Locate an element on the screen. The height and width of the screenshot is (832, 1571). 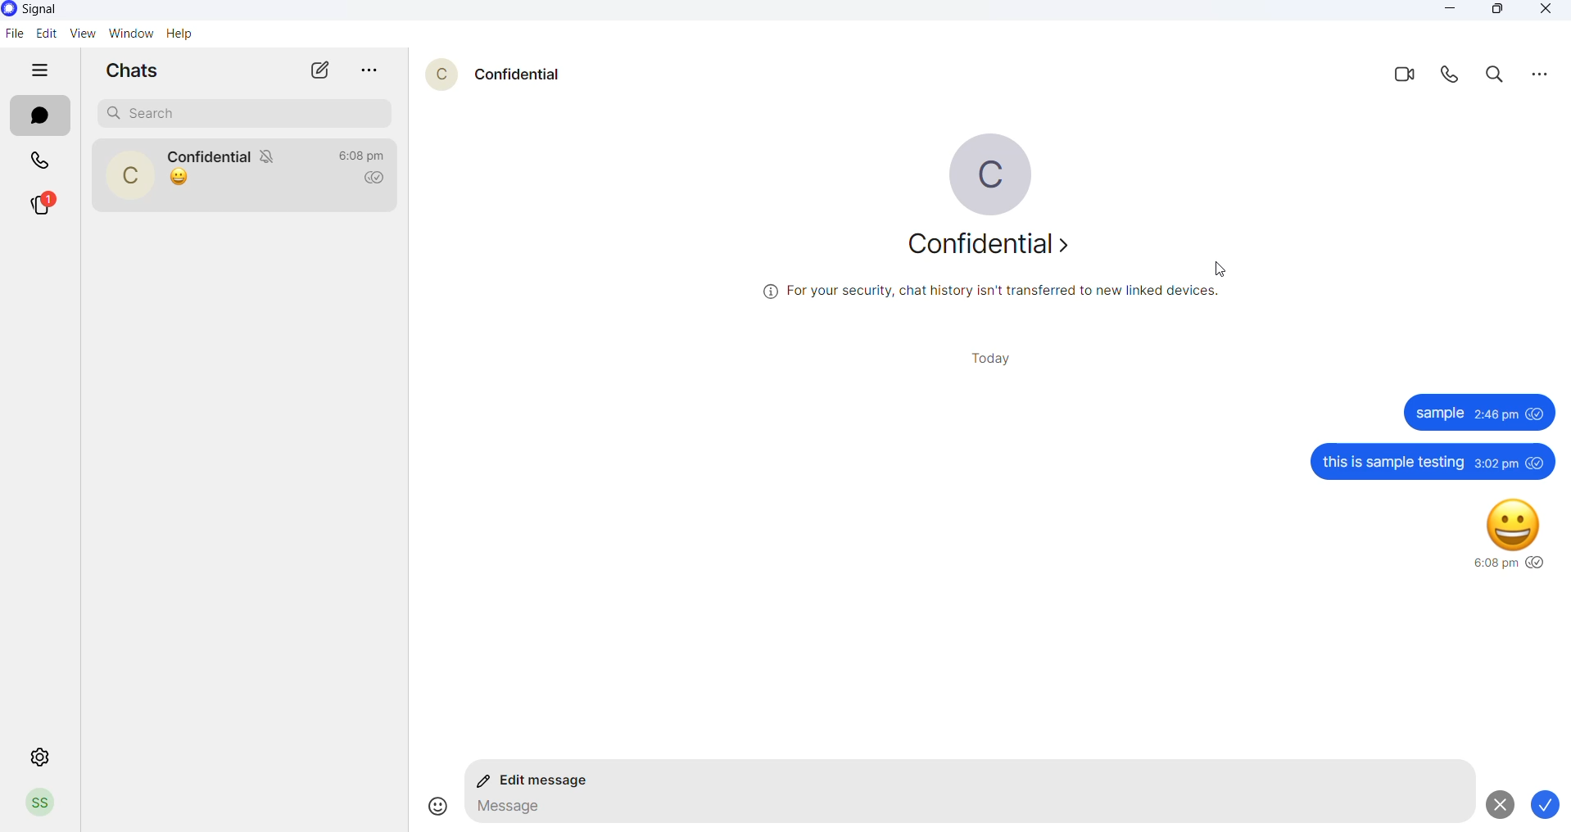
profile picture is located at coordinates (41, 804).